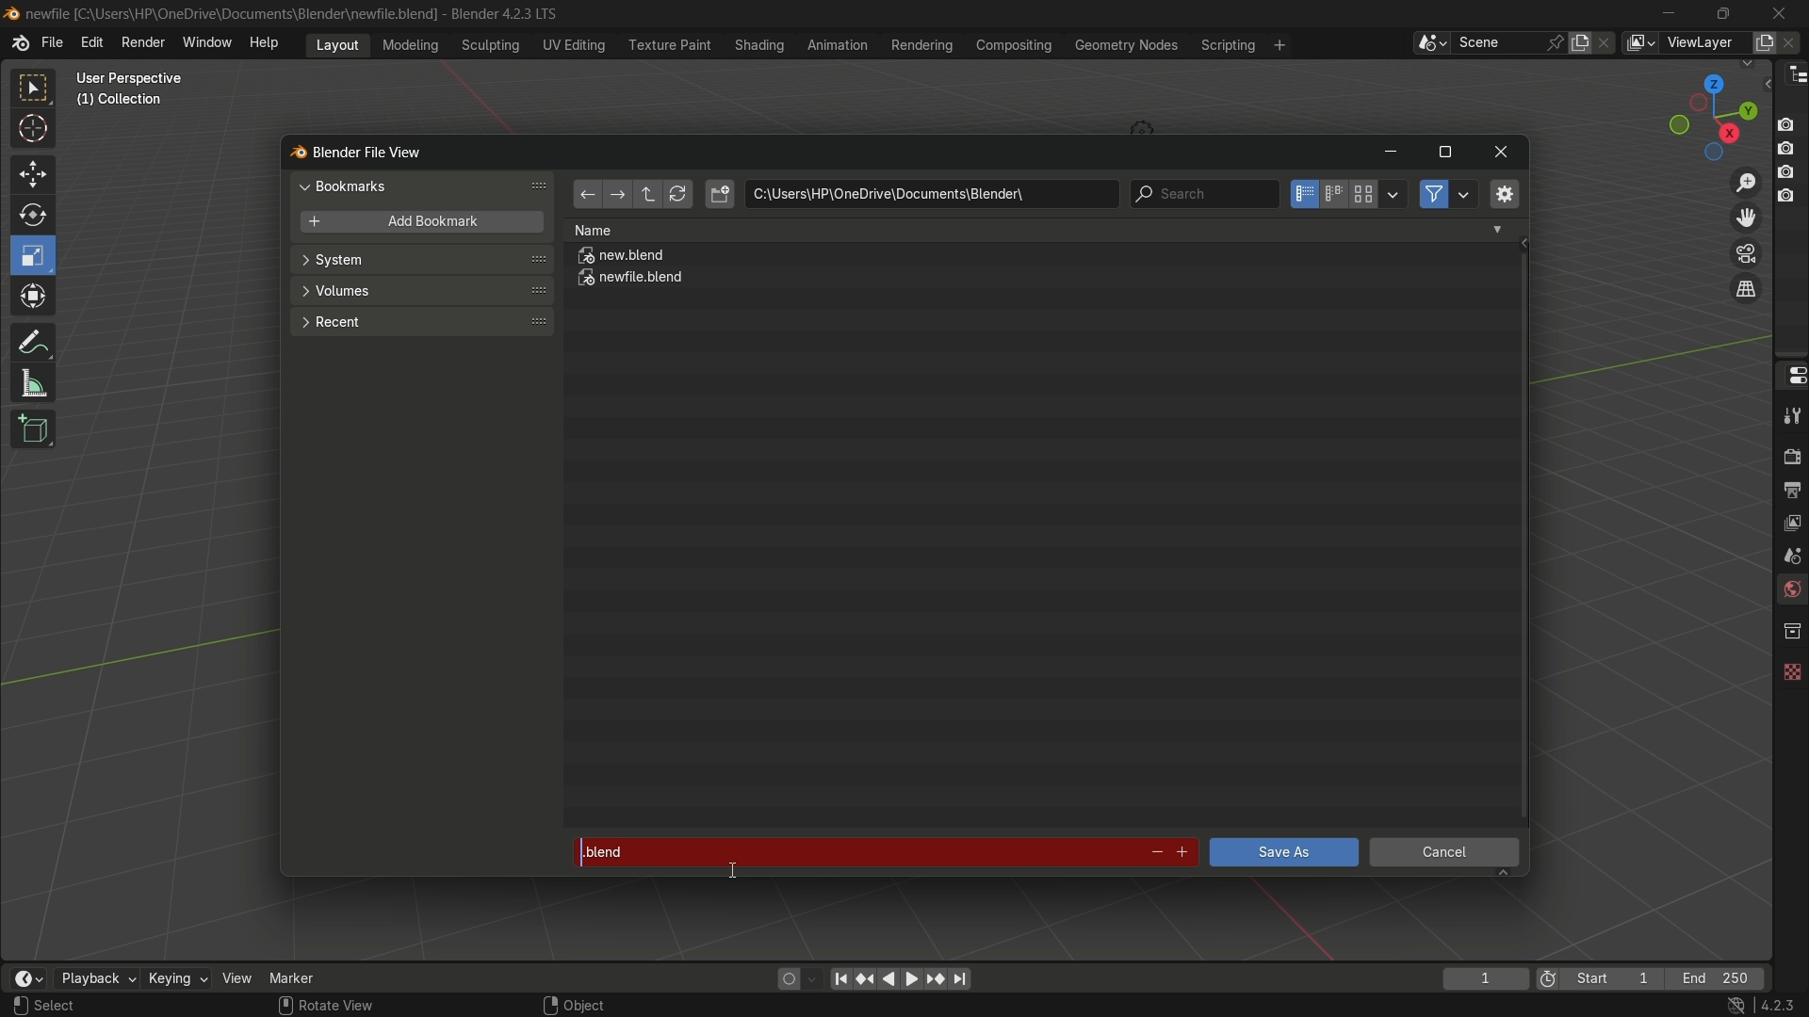  What do you see at coordinates (668, 43) in the screenshot?
I see `texture paint menu` at bounding box center [668, 43].